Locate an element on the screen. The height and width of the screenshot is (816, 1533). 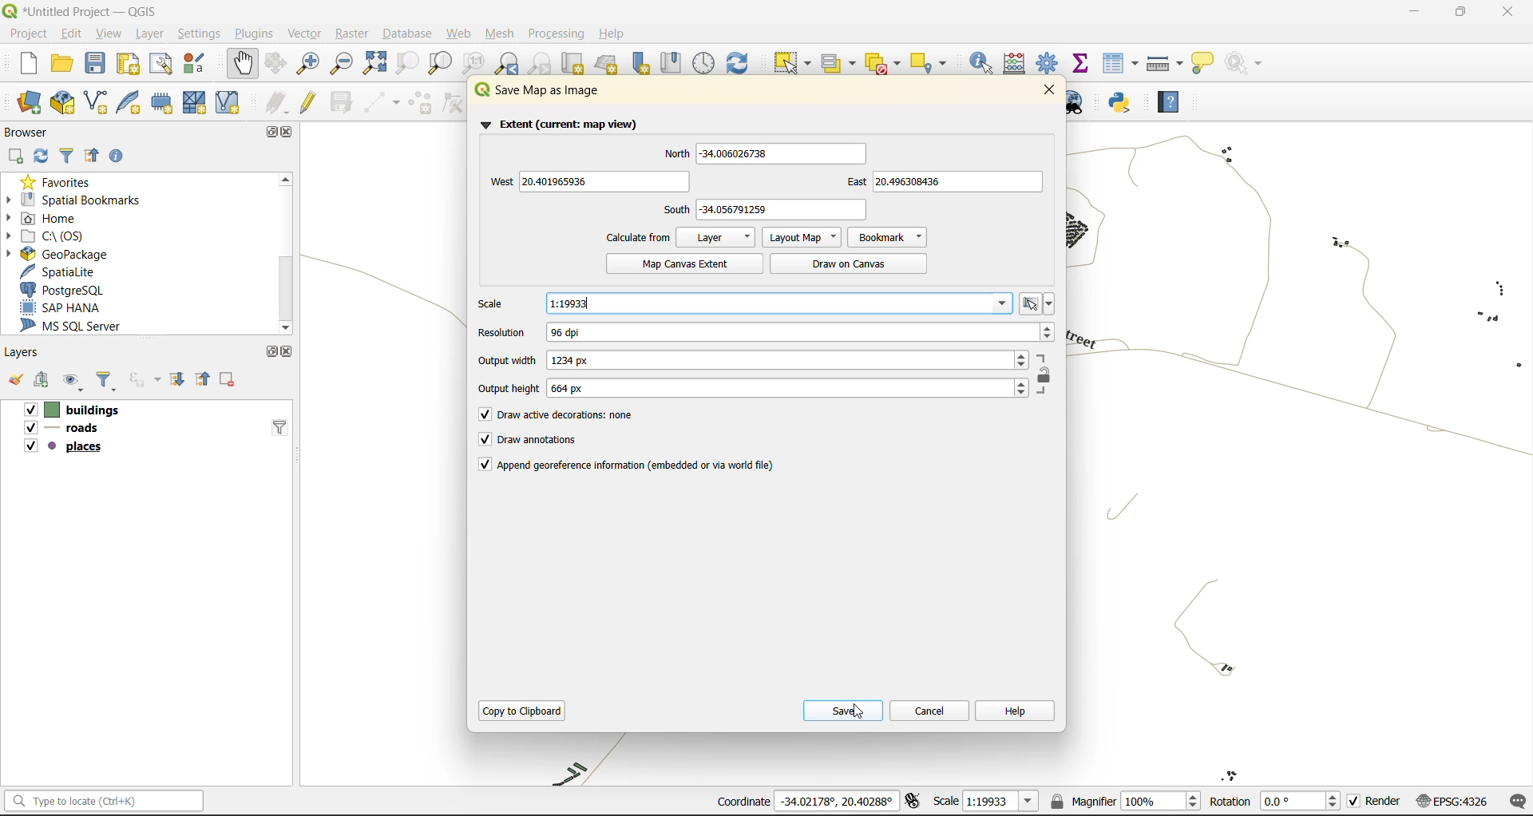
show layout is located at coordinates (160, 62).